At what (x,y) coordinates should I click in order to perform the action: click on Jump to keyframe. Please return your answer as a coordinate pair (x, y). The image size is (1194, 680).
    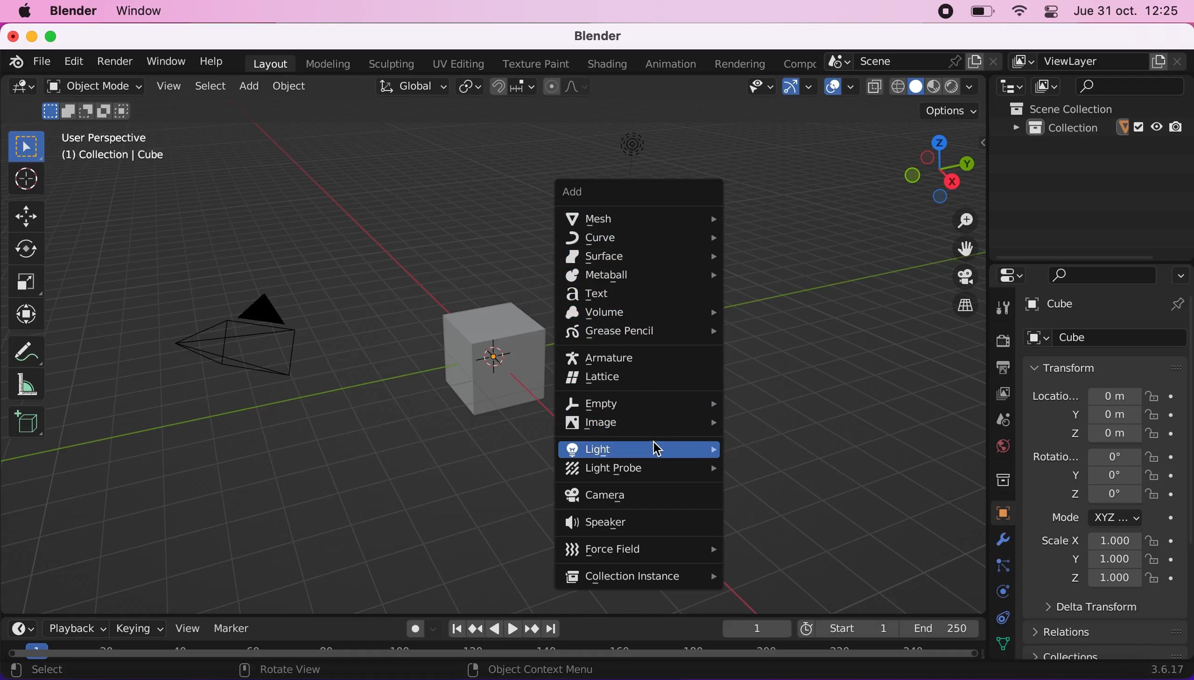
    Looking at the image, I should click on (474, 630).